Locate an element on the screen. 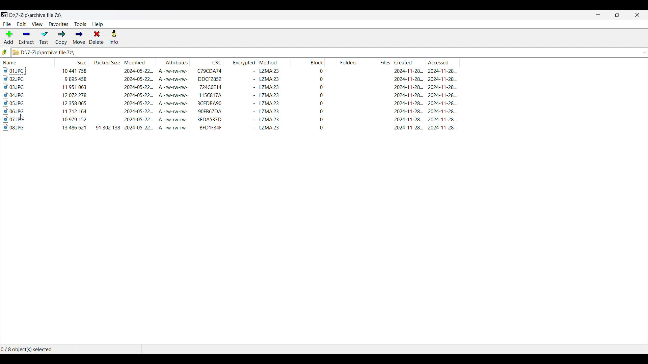 This screenshot has width=648, height=364. Edit menu is located at coordinates (22, 24).